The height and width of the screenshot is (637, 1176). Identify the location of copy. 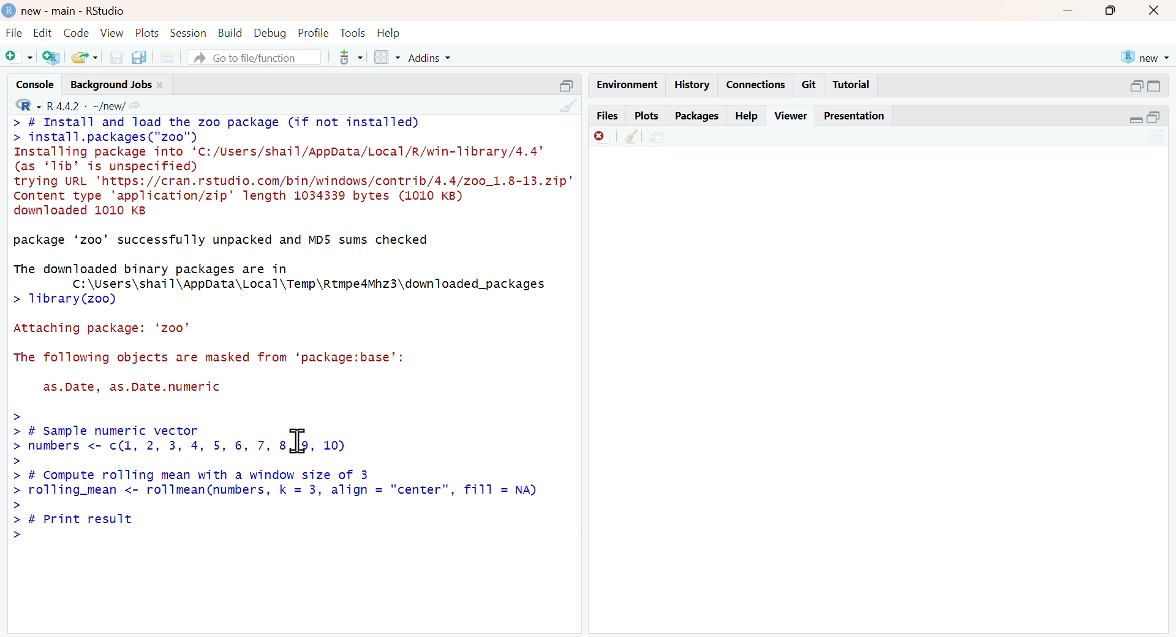
(140, 56).